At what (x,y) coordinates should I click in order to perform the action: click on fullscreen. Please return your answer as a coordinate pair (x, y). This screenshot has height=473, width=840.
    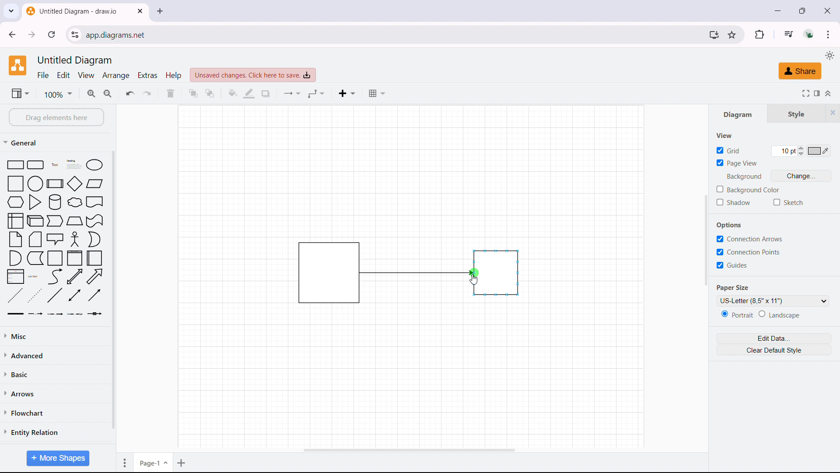
    Looking at the image, I should click on (804, 93).